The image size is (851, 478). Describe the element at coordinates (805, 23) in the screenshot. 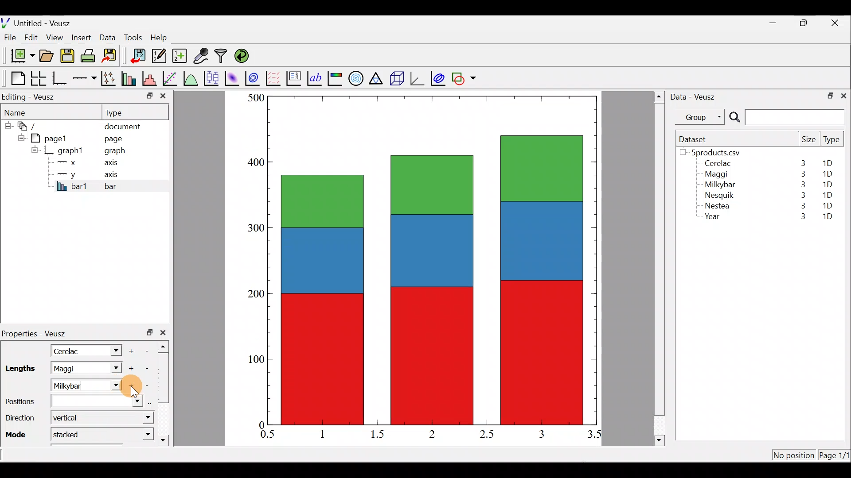

I see `restore down` at that location.